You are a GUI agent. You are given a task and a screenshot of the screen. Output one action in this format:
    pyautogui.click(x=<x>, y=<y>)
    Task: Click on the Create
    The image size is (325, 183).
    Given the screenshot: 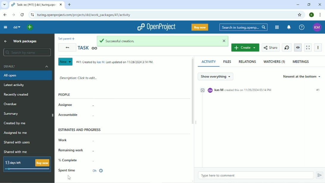 What is the action you would take?
    pyautogui.click(x=246, y=48)
    